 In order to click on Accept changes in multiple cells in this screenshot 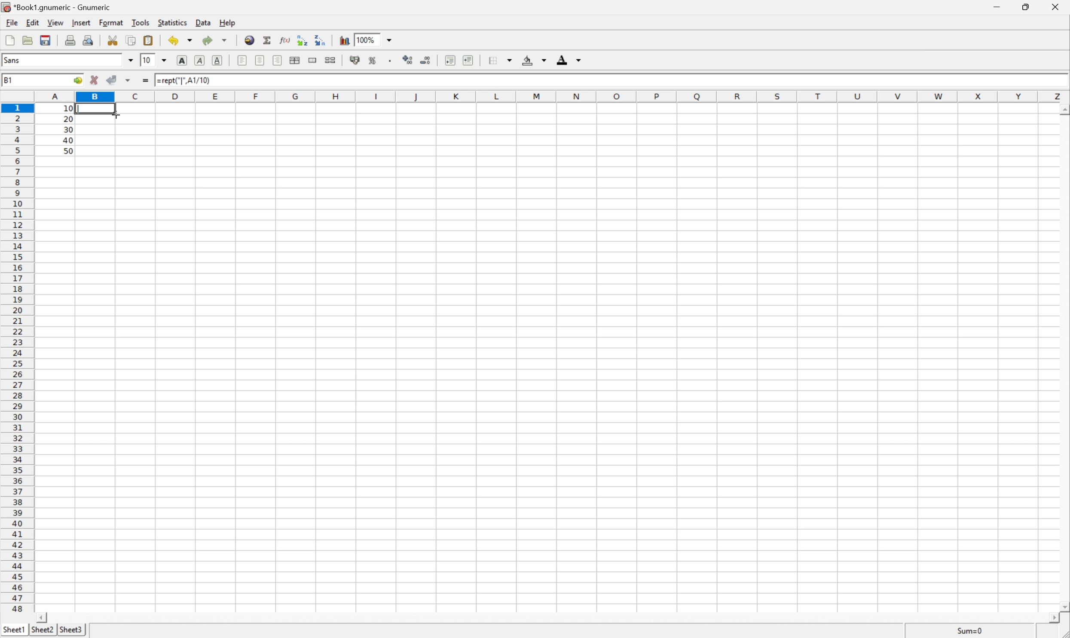, I will do `click(129, 80)`.